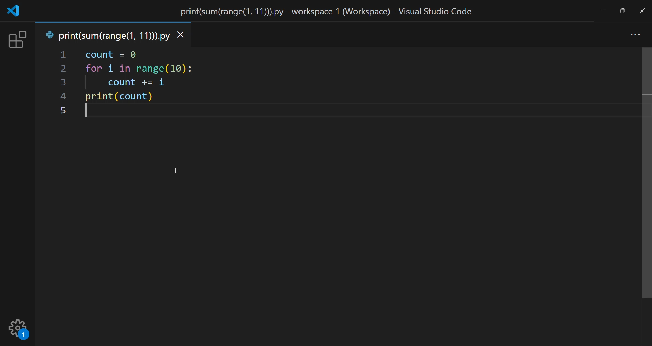  Describe the element at coordinates (20, 329) in the screenshot. I see `setting` at that location.